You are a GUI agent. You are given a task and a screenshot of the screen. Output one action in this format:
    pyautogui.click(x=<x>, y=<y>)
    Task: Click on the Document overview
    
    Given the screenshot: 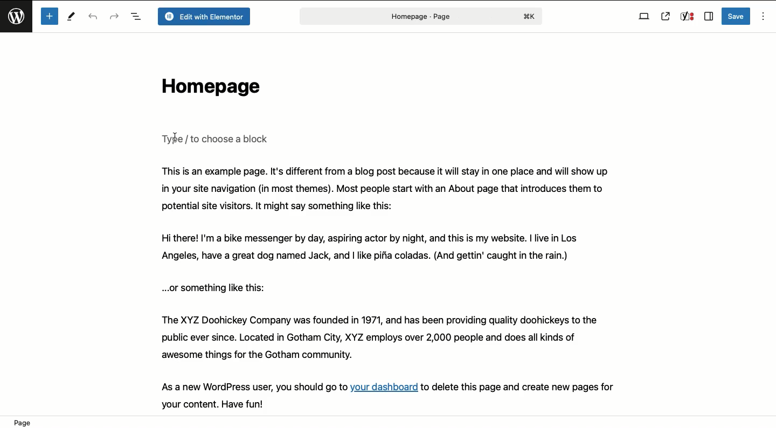 What is the action you would take?
    pyautogui.click(x=136, y=17)
    